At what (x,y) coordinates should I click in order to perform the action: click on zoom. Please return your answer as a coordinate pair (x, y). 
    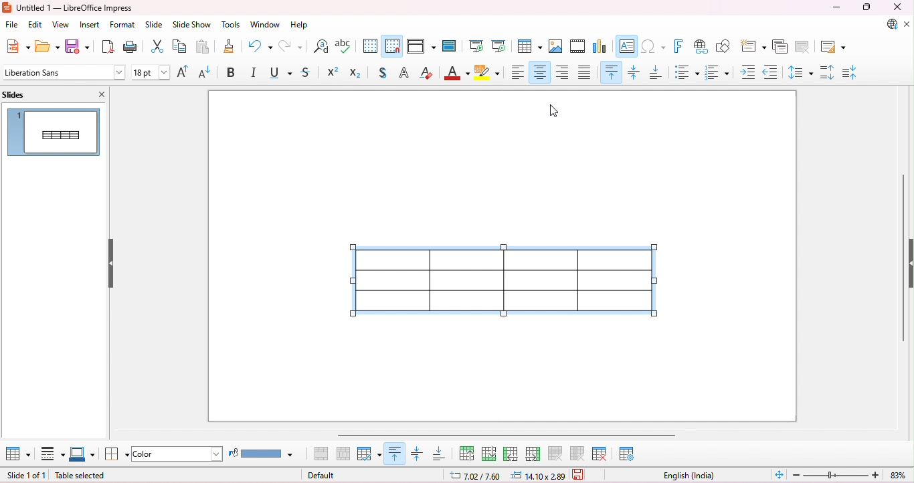
    Looking at the image, I should click on (850, 475).